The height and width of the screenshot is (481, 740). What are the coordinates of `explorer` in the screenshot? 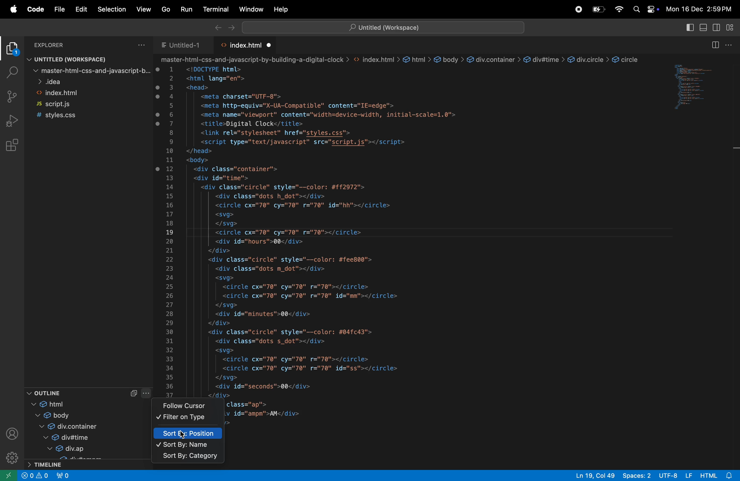 It's located at (12, 50).